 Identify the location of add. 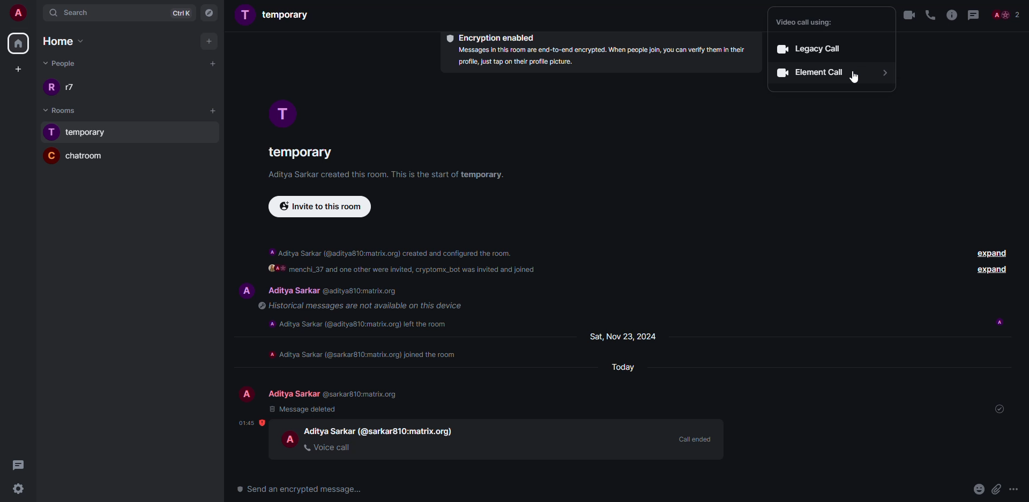
(211, 63).